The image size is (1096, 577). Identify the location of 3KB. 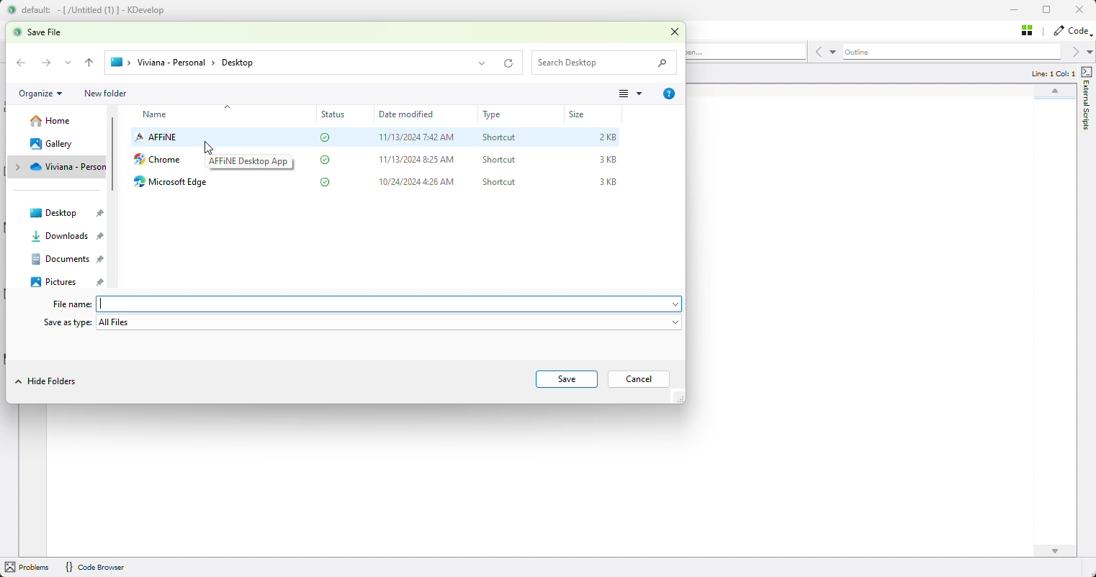
(608, 159).